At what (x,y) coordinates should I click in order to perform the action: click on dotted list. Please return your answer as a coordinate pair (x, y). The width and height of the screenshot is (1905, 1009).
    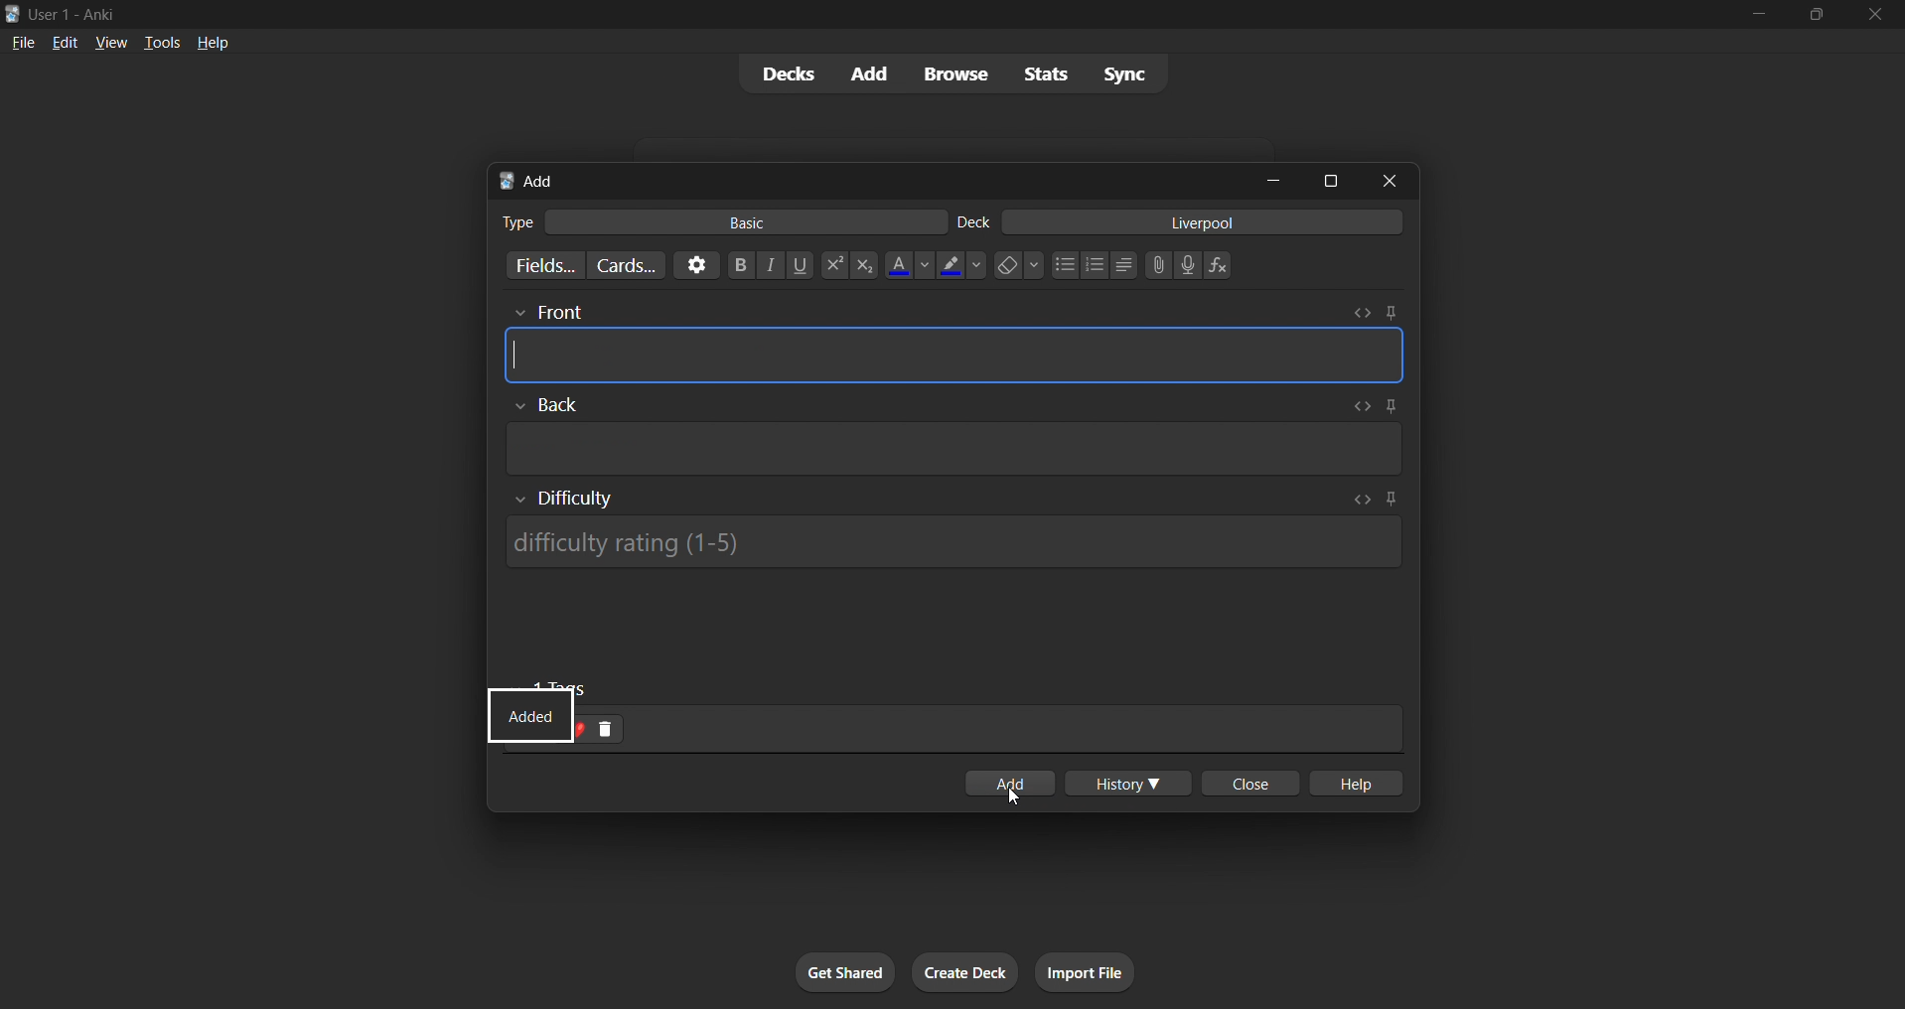
    Looking at the image, I should click on (1064, 267).